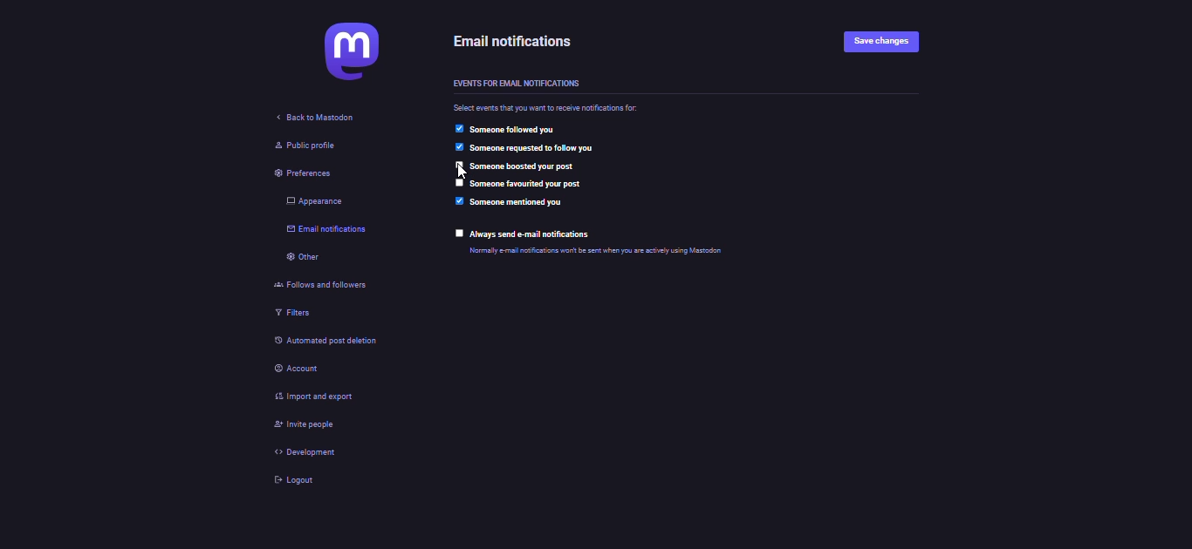 This screenshot has width=1192, height=549. I want to click on automated post deletion, so click(334, 342).